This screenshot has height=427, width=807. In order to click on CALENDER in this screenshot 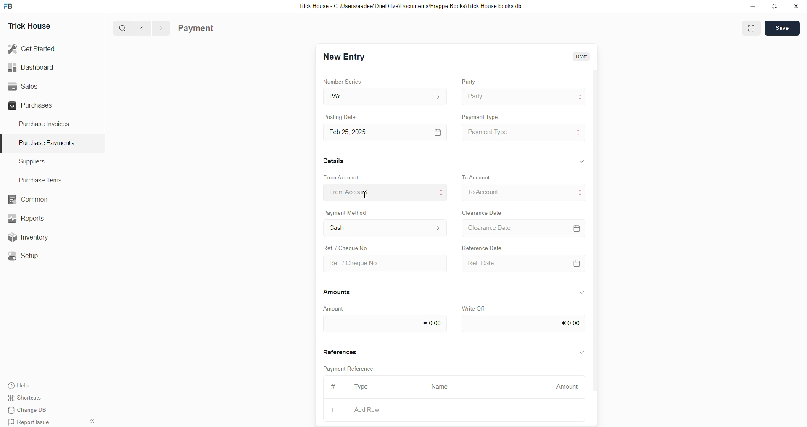, I will do `click(577, 263)`.